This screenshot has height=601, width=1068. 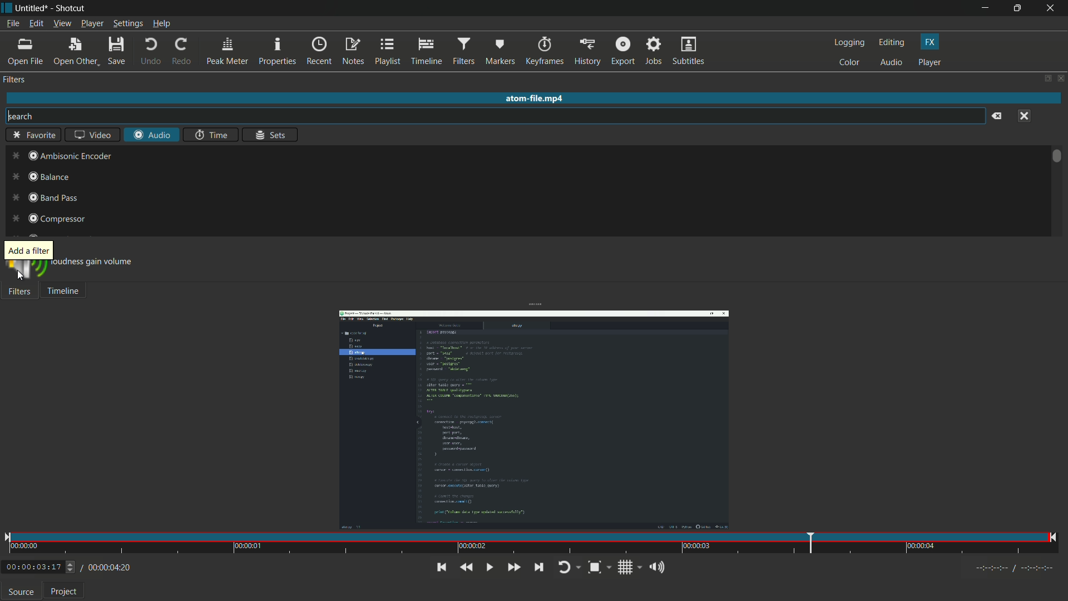 I want to click on filter, so click(x=15, y=80).